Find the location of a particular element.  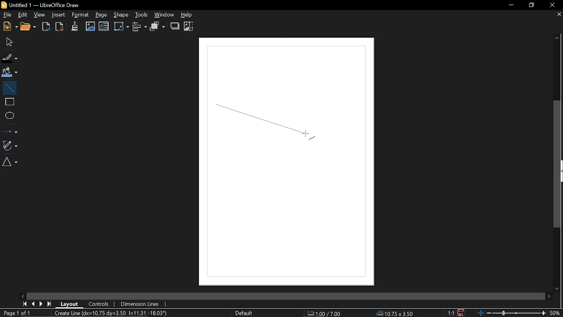

Close page is located at coordinates (557, 15).